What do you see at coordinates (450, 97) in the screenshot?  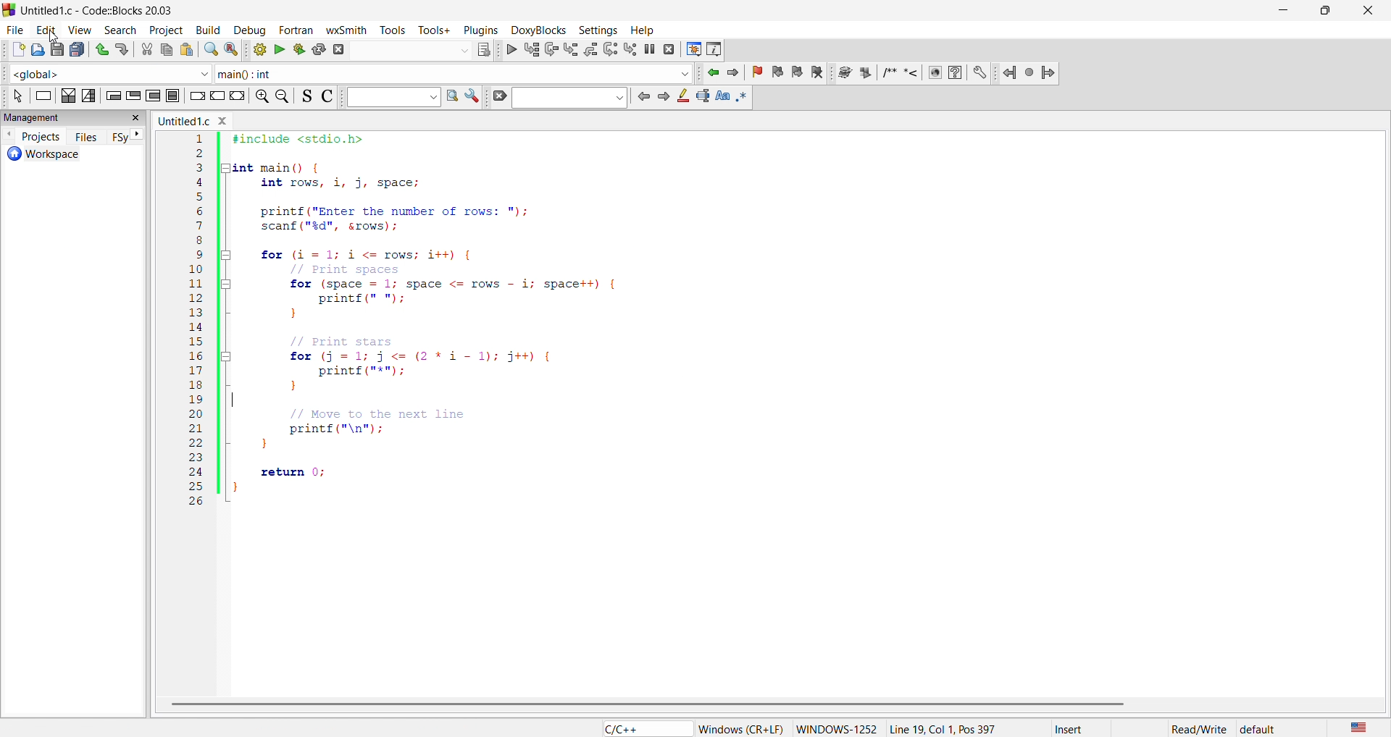 I see `find in page` at bounding box center [450, 97].